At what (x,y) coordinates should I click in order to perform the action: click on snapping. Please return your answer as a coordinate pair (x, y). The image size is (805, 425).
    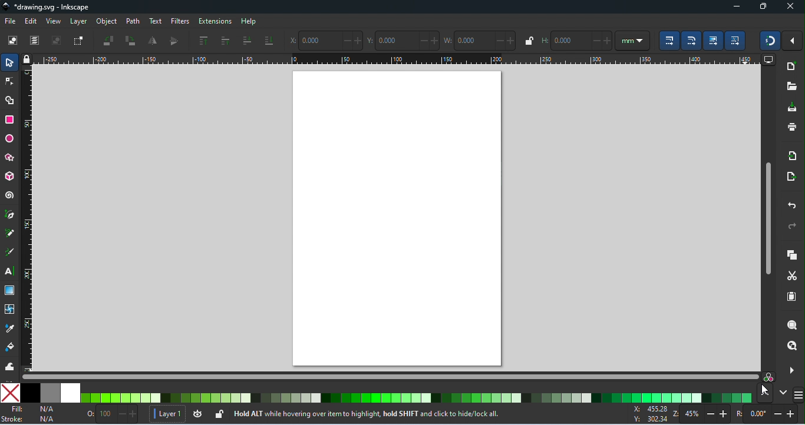
    Looking at the image, I should click on (771, 41).